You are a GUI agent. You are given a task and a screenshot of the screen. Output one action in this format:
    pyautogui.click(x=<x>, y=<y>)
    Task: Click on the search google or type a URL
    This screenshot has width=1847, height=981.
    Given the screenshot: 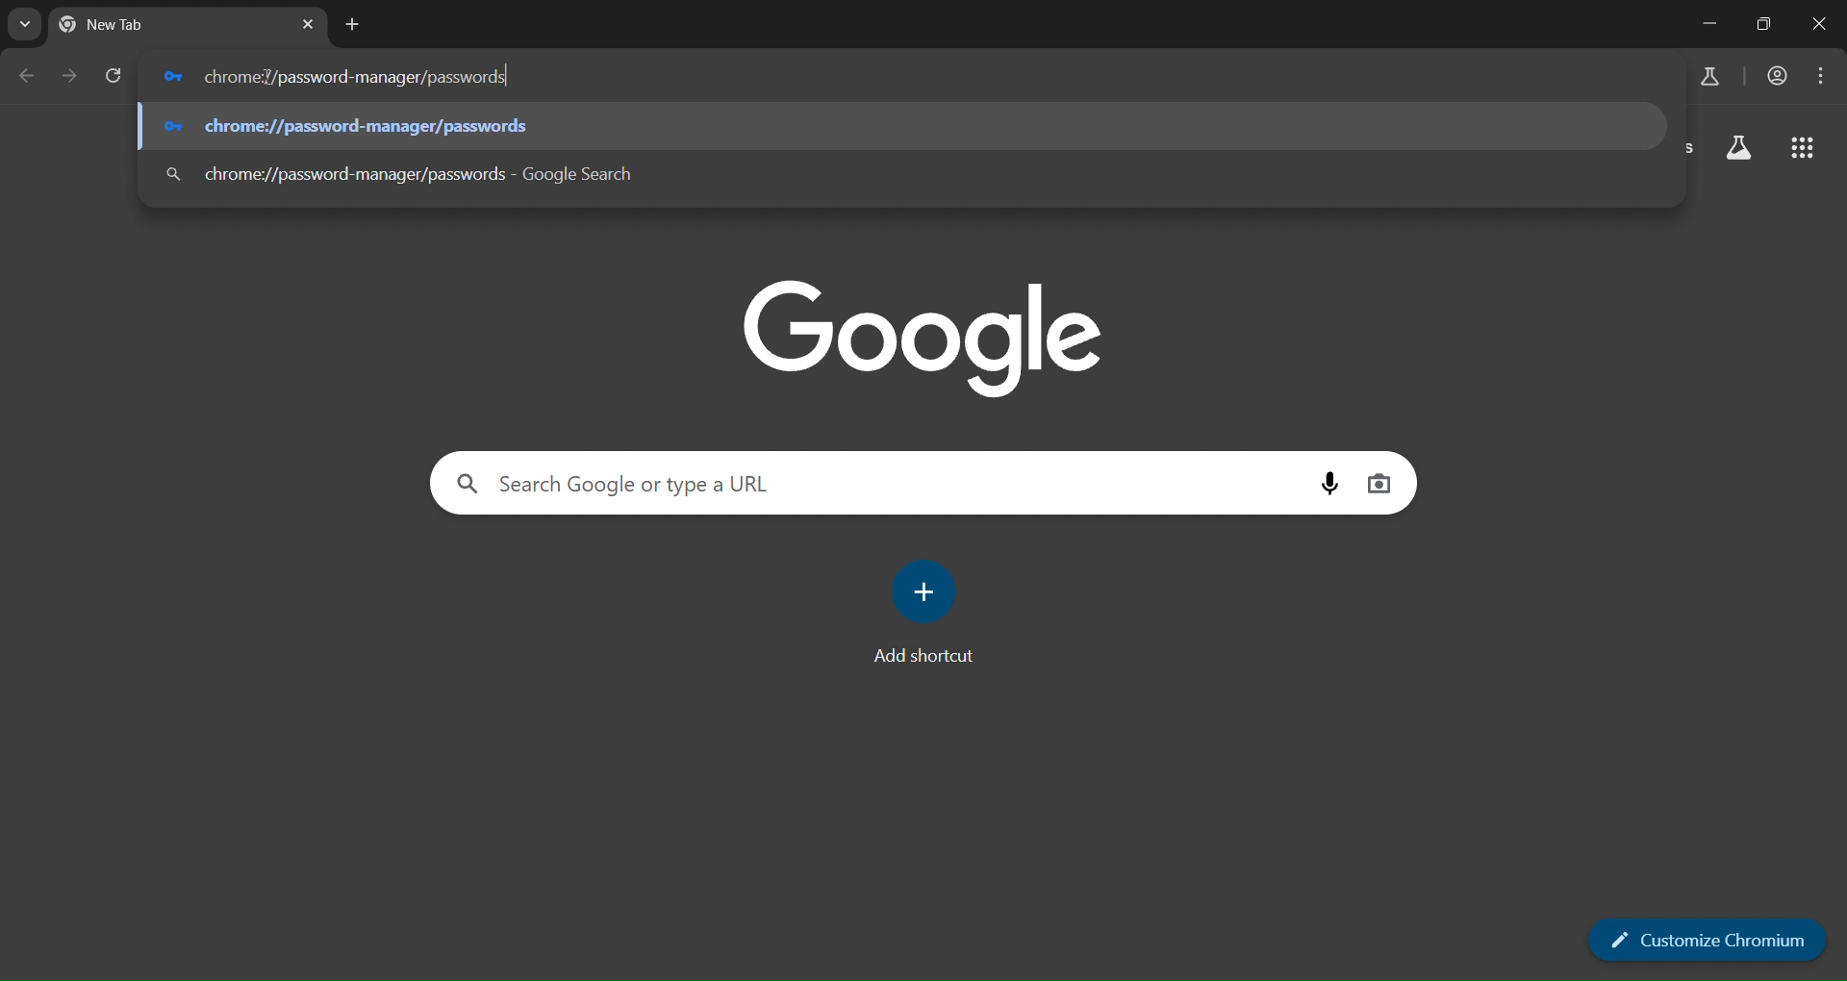 What is the action you would take?
    pyautogui.click(x=876, y=481)
    